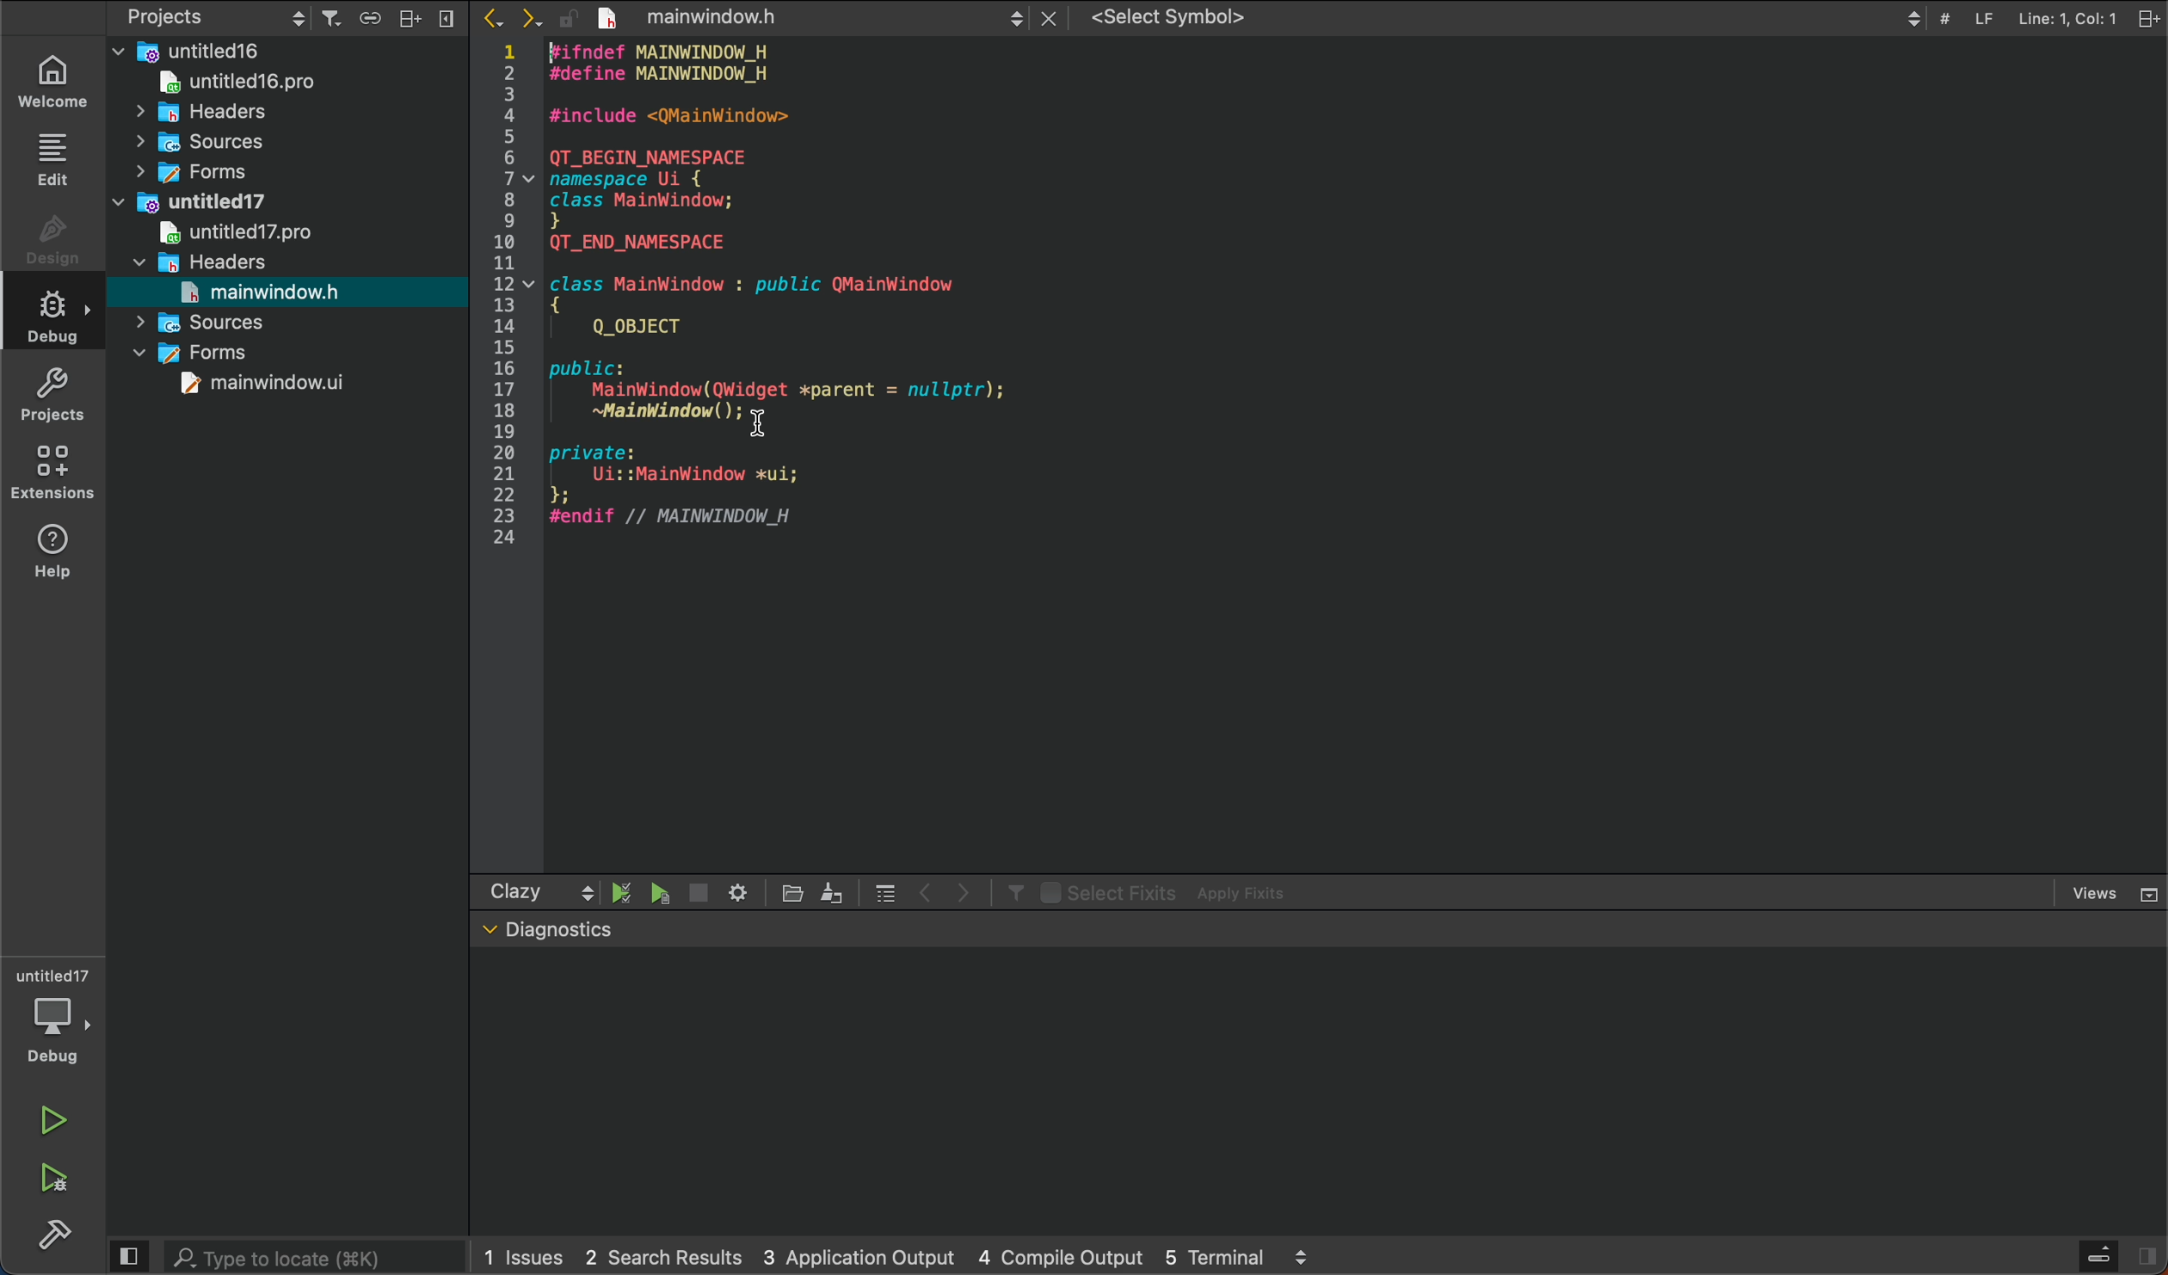 This screenshot has height=1275, width=2168. What do you see at coordinates (623, 891) in the screenshot?
I see `pause/resume` at bounding box center [623, 891].